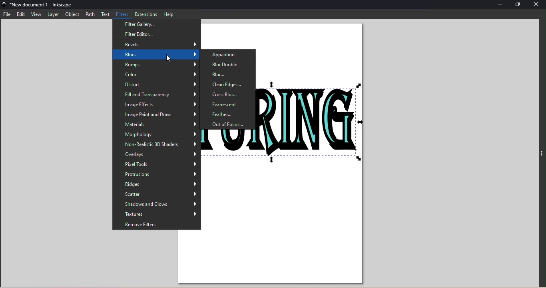 The width and height of the screenshot is (546, 288). Describe the element at coordinates (157, 205) in the screenshot. I see `Shadows and glows` at that location.